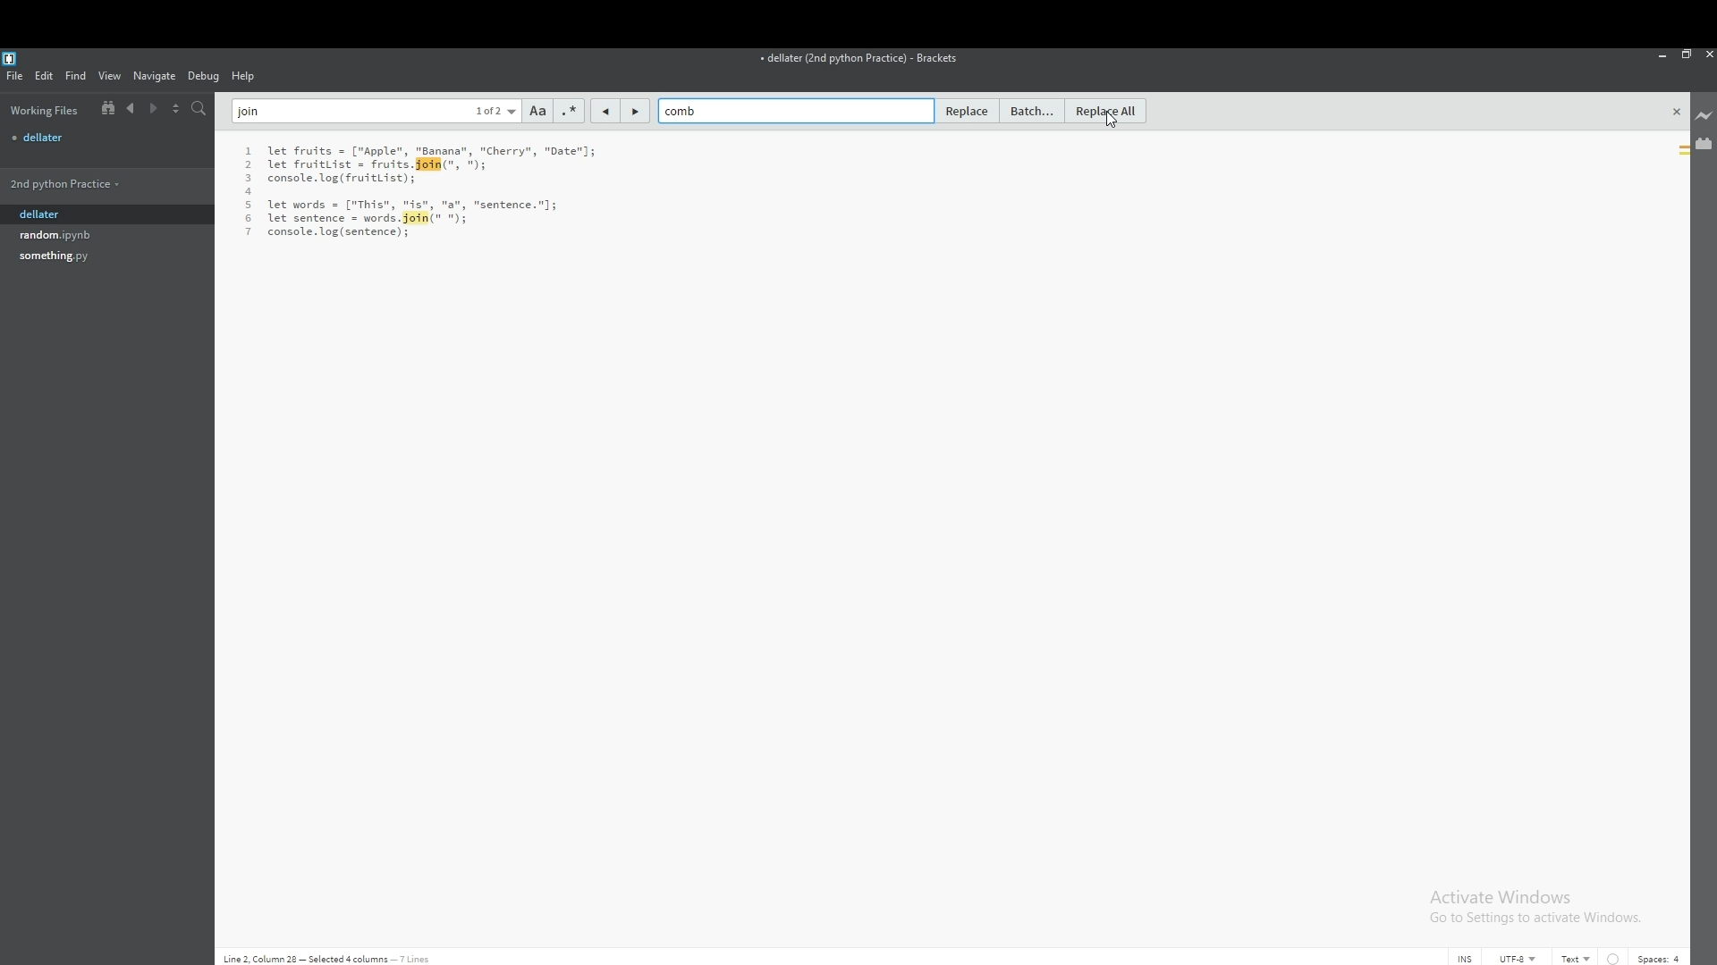 The image size is (1717, 965). I want to click on file, so click(106, 137).